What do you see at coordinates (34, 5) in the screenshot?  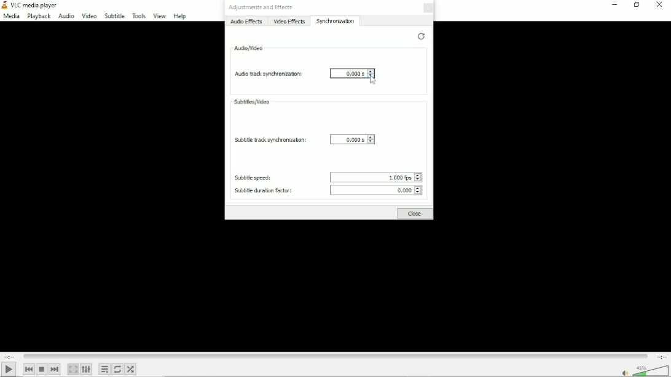 I see `Title` at bounding box center [34, 5].